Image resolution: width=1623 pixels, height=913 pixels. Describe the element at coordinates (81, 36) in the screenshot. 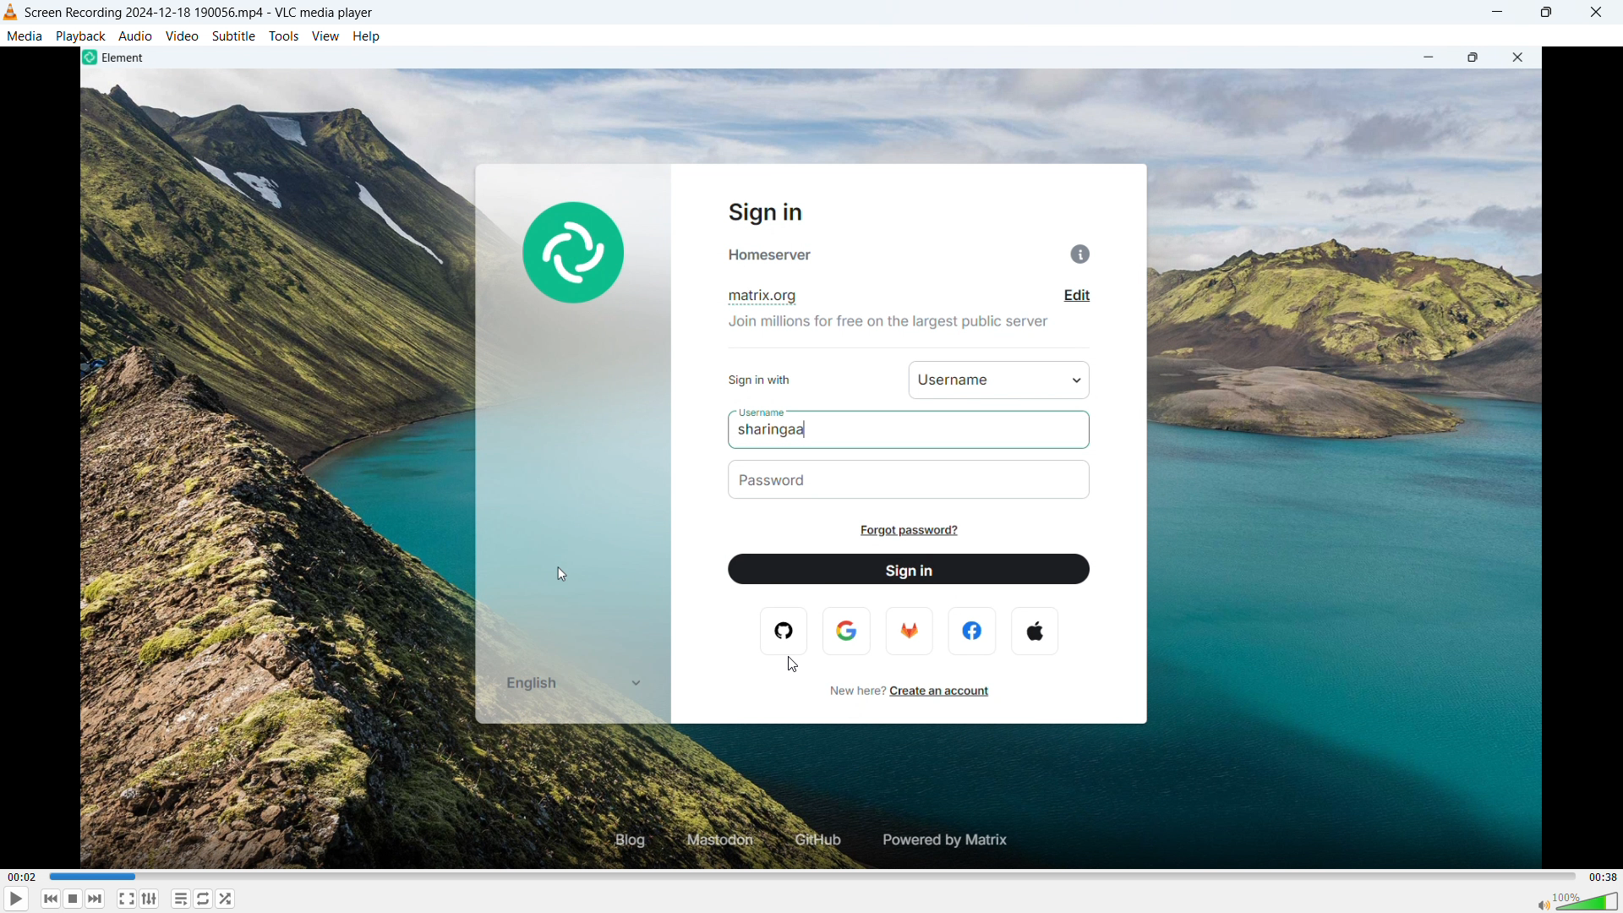

I see `playback` at that location.